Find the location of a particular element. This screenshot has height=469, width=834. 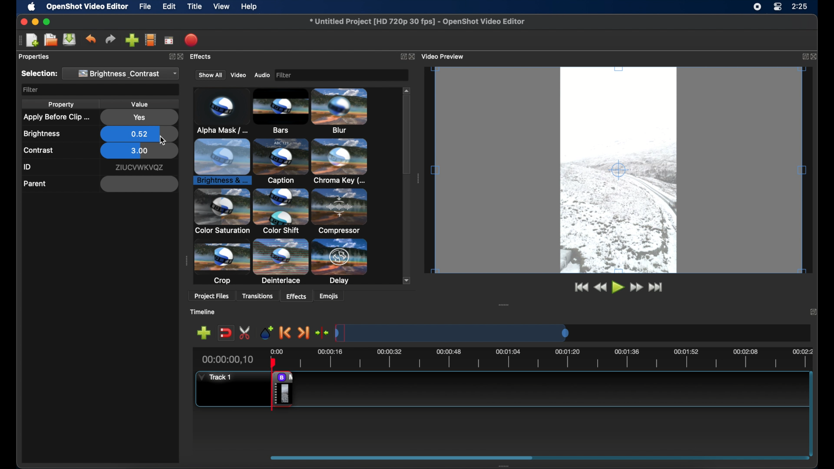

color shift is located at coordinates (343, 162).